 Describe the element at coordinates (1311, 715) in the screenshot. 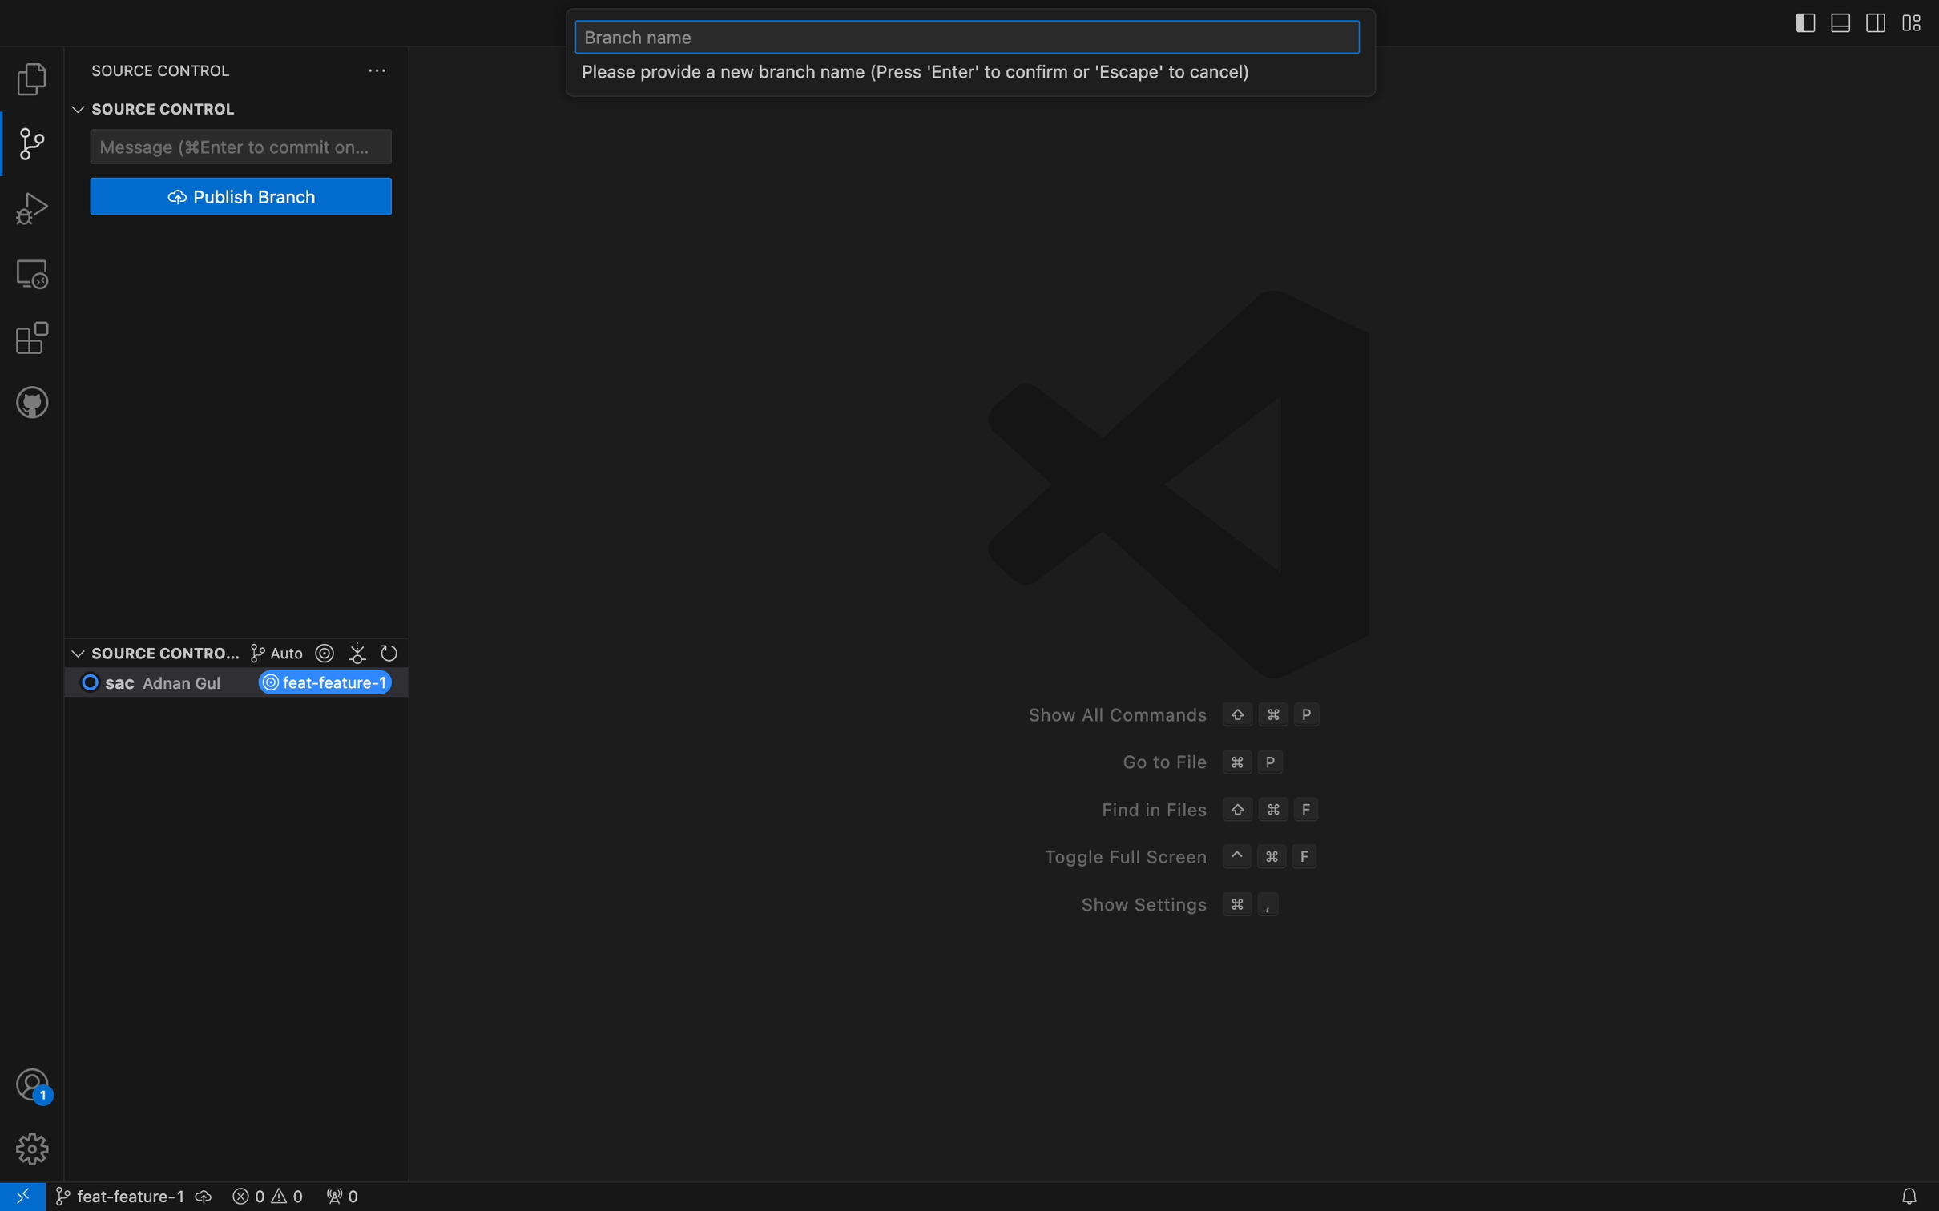

I see `P` at that location.